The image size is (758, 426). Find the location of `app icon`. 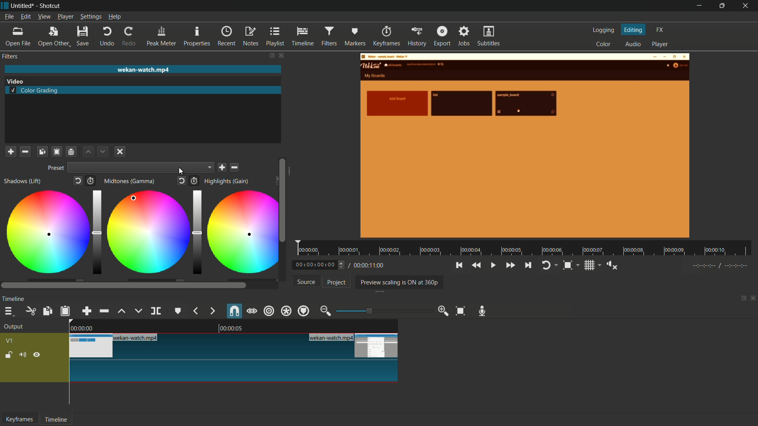

app icon is located at coordinates (5, 6).